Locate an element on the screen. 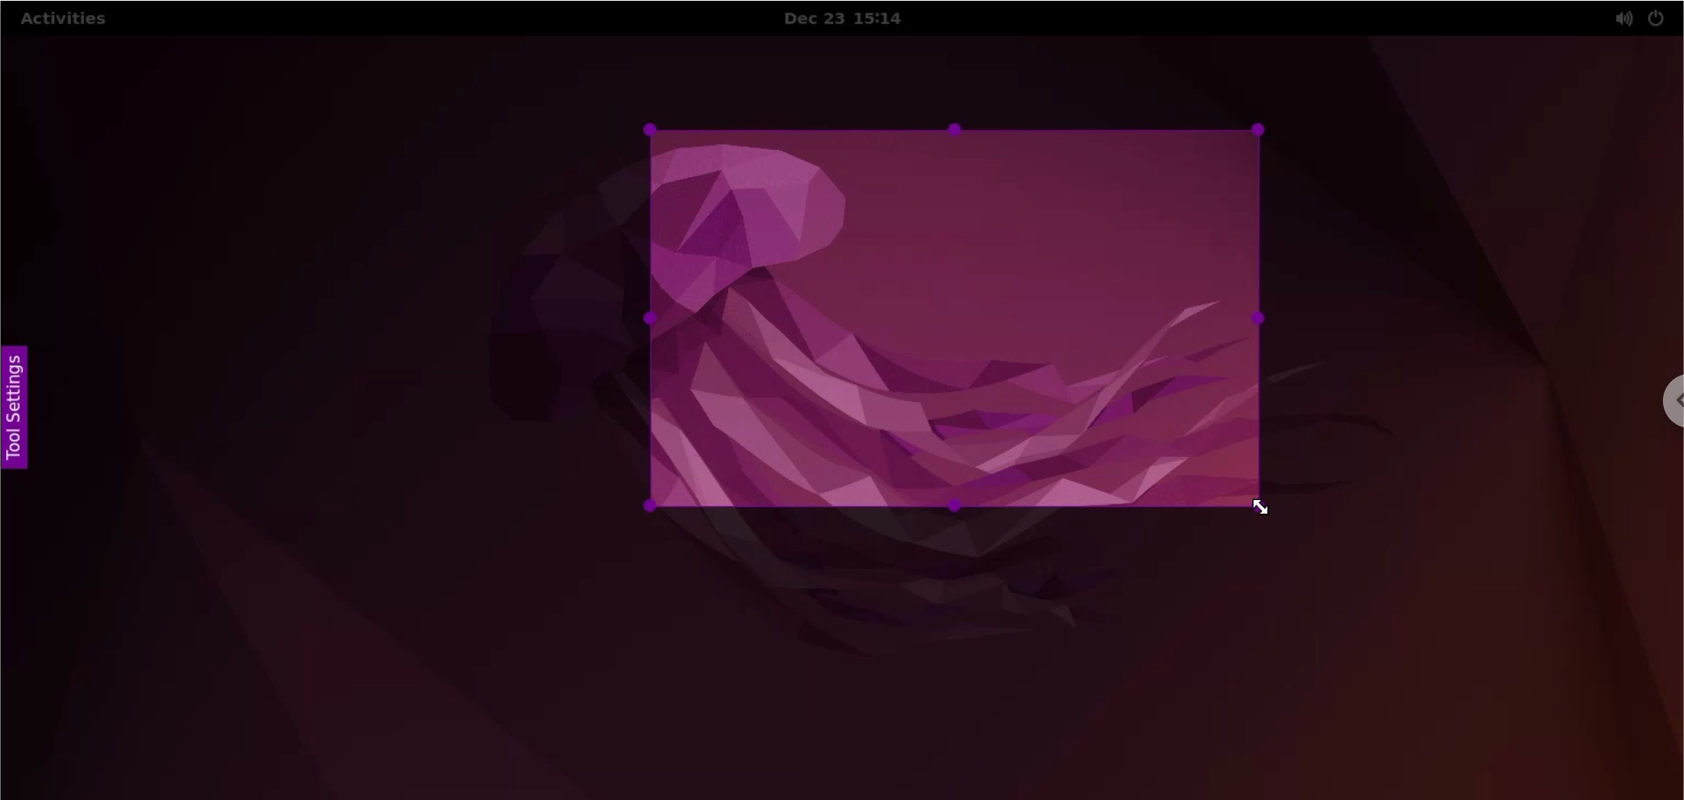  cursor is located at coordinates (1253, 510).